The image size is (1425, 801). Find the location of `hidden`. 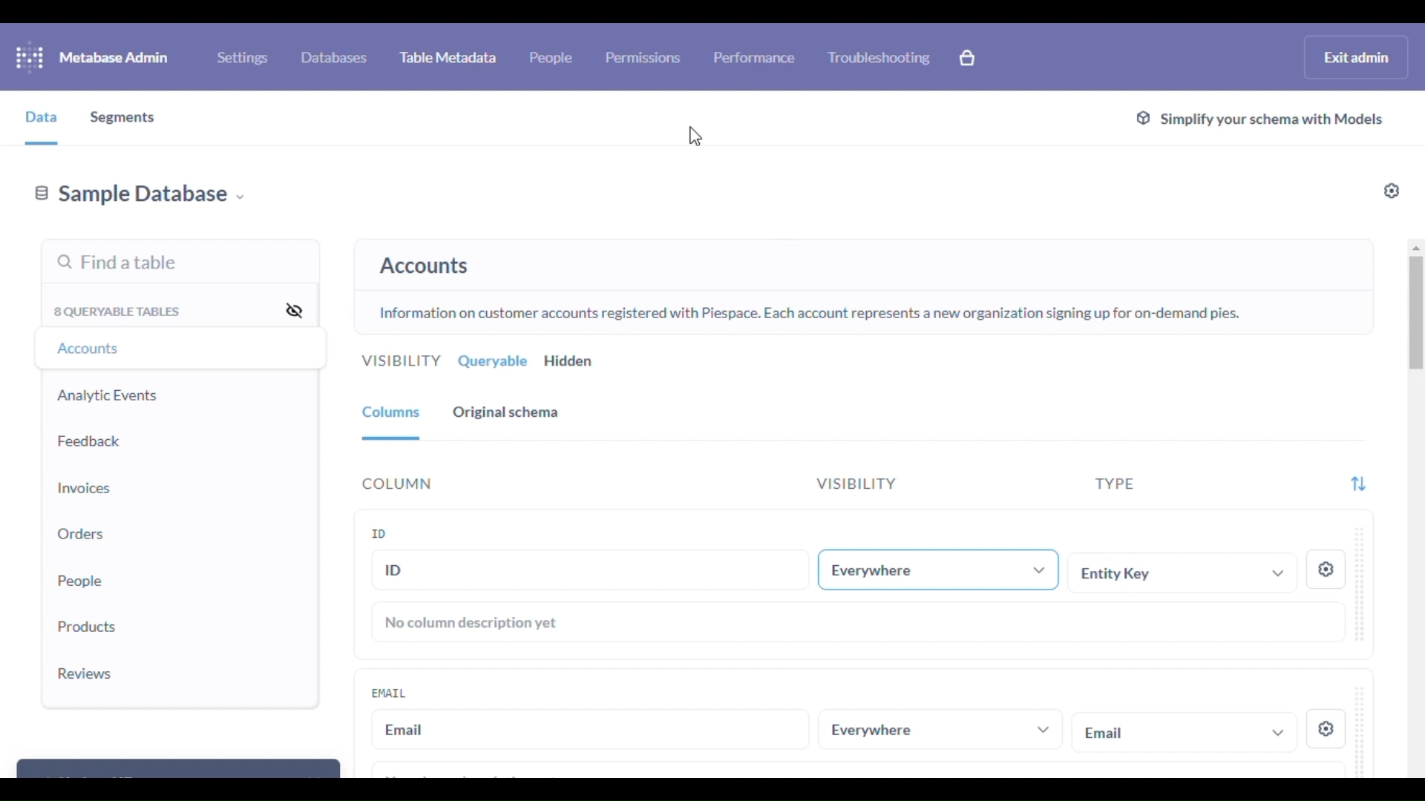

hidden is located at coordinates (569, 361).